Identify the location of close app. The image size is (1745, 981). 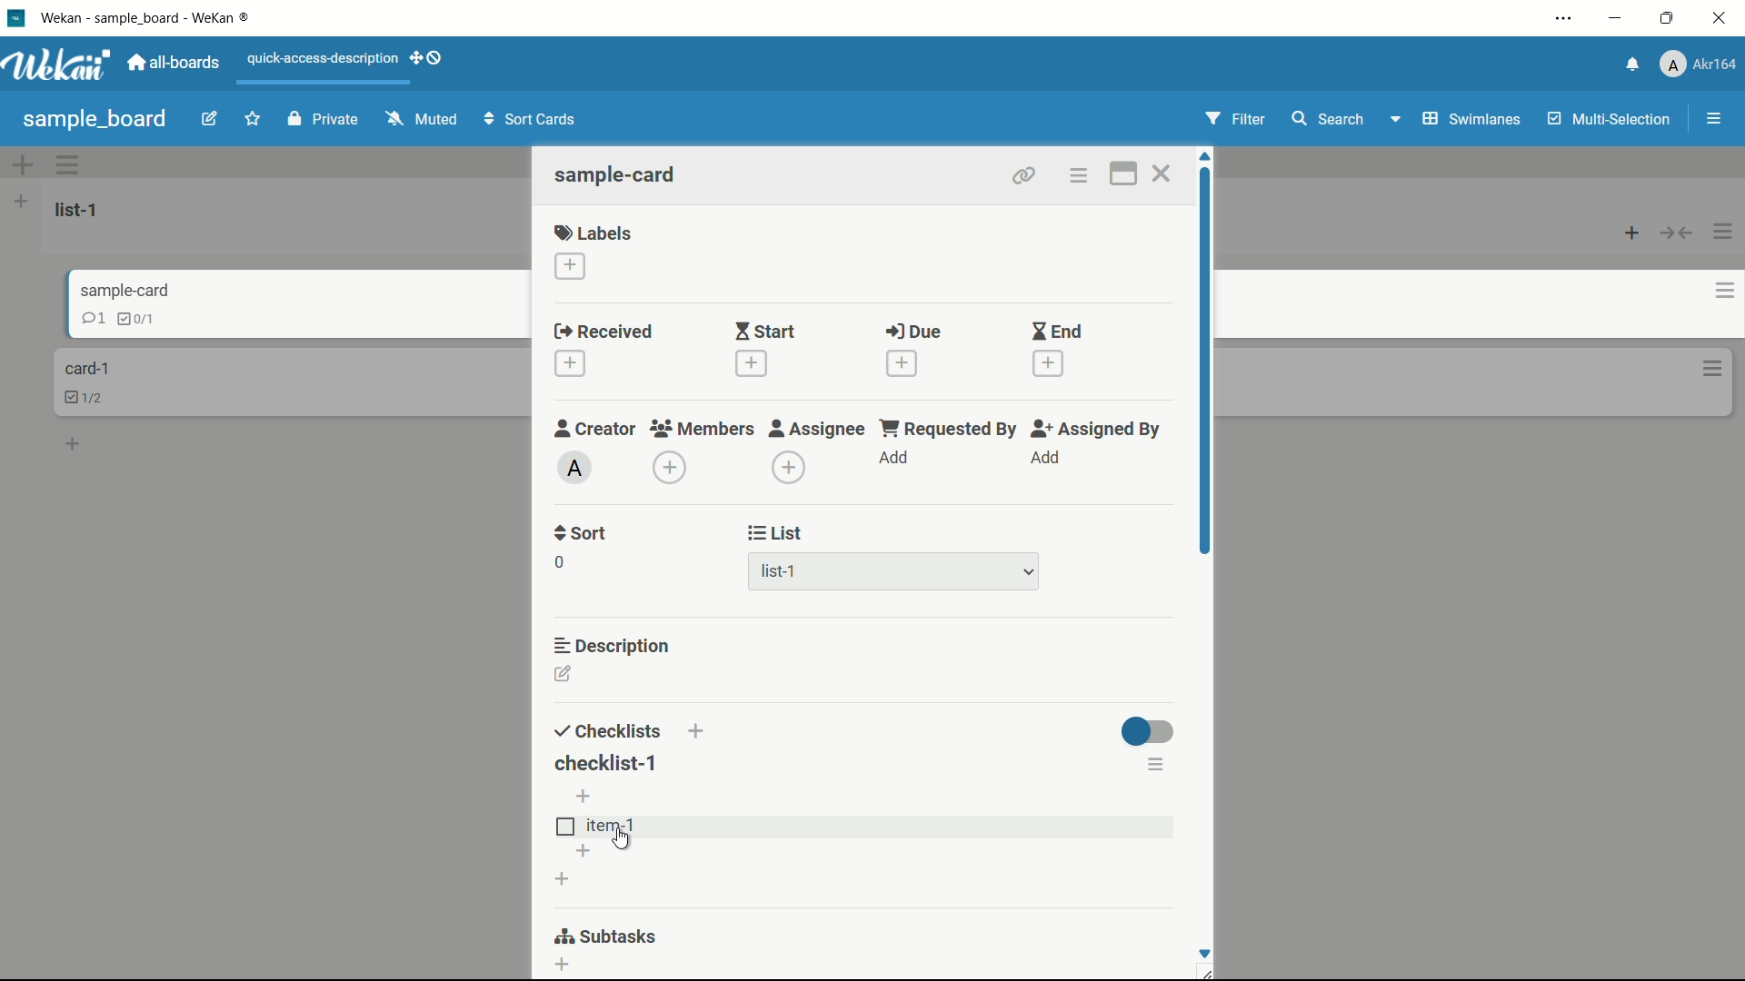
(1719, 18).